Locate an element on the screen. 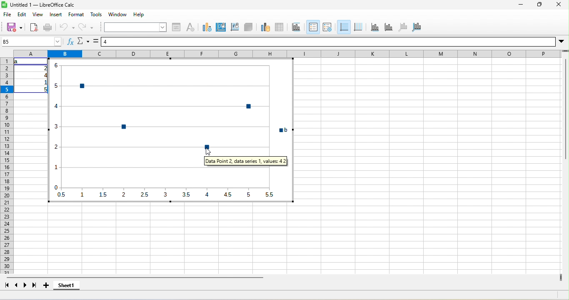  3d view is located at coordinates (248, 28).